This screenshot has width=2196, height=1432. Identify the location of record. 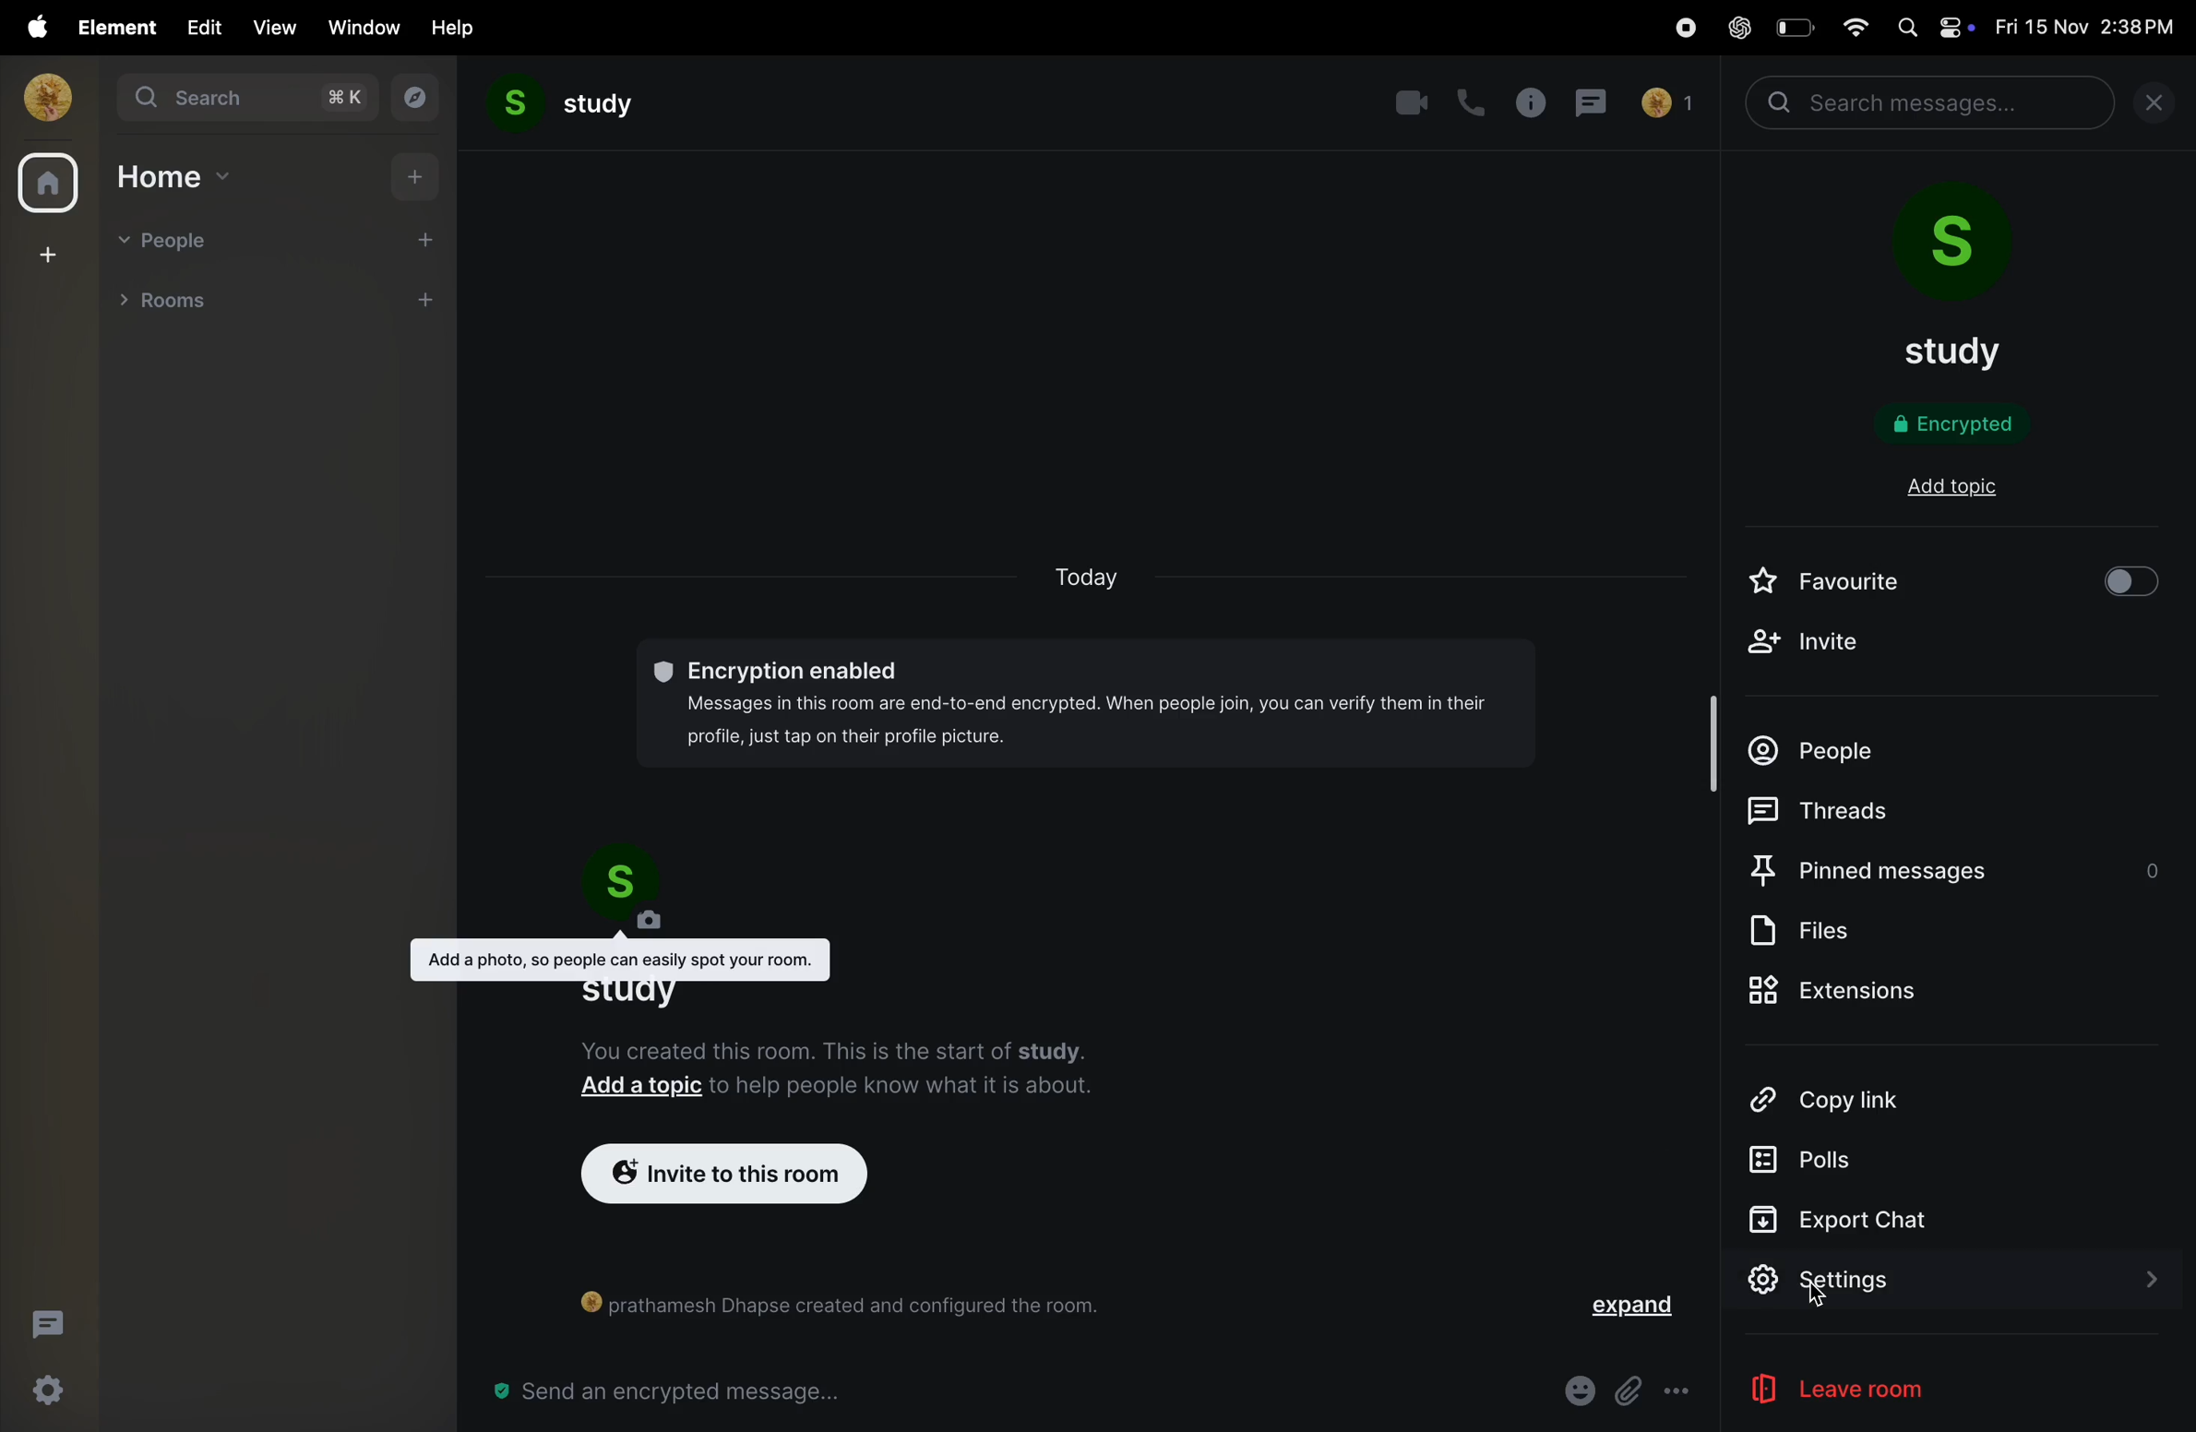
(1677, 30).